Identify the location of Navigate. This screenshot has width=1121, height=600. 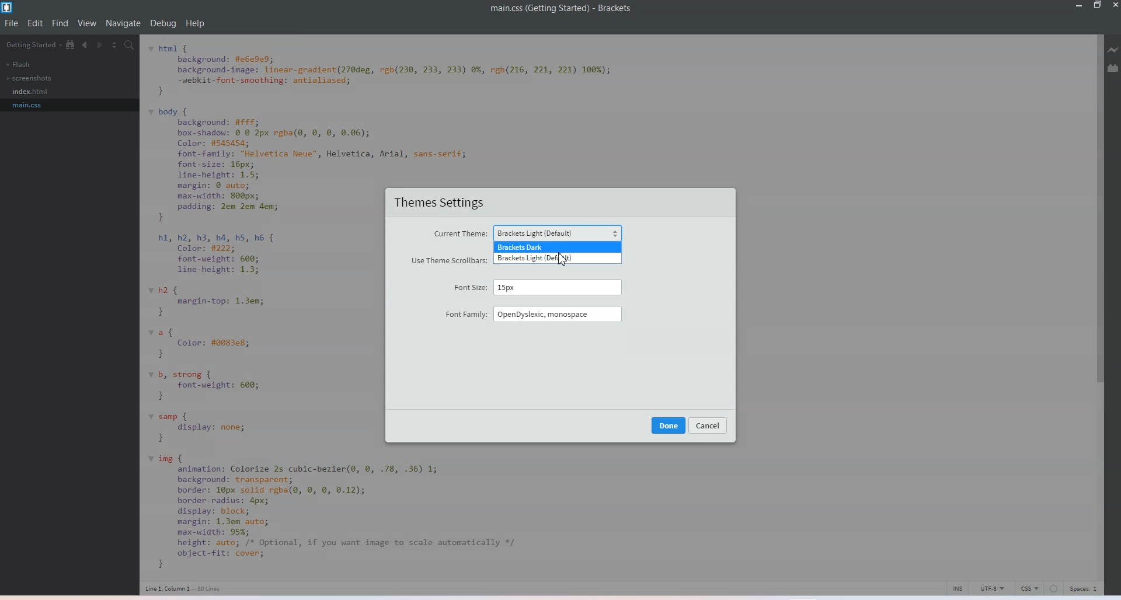
(124, 23).